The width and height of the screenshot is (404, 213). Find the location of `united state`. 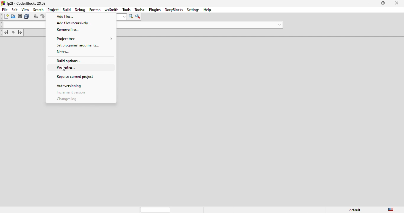

united state is located at coordinates (391, 210).